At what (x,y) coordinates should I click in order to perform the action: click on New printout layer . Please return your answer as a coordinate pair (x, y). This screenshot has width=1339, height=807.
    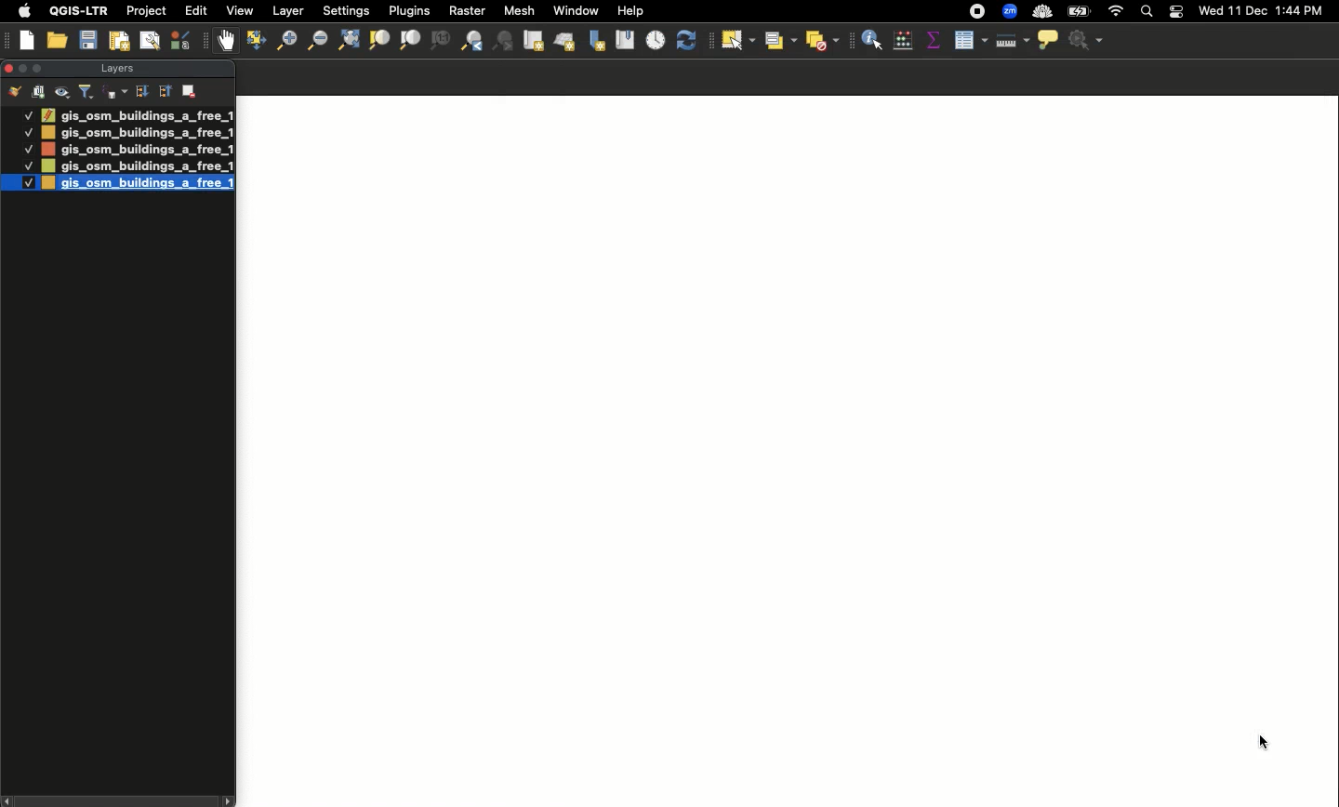
    Looking at the image, I should click on (119, 41).